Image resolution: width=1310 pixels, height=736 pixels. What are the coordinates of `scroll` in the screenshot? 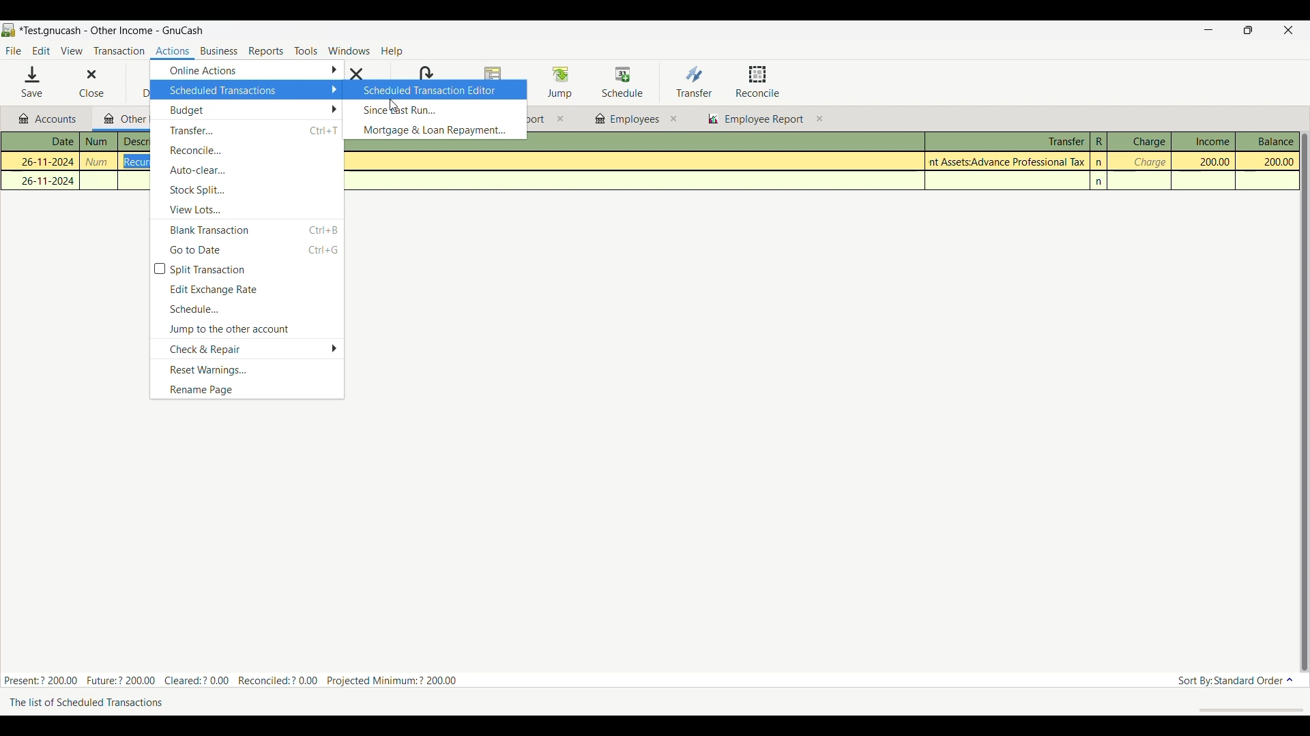 It's located at (1244, 709).